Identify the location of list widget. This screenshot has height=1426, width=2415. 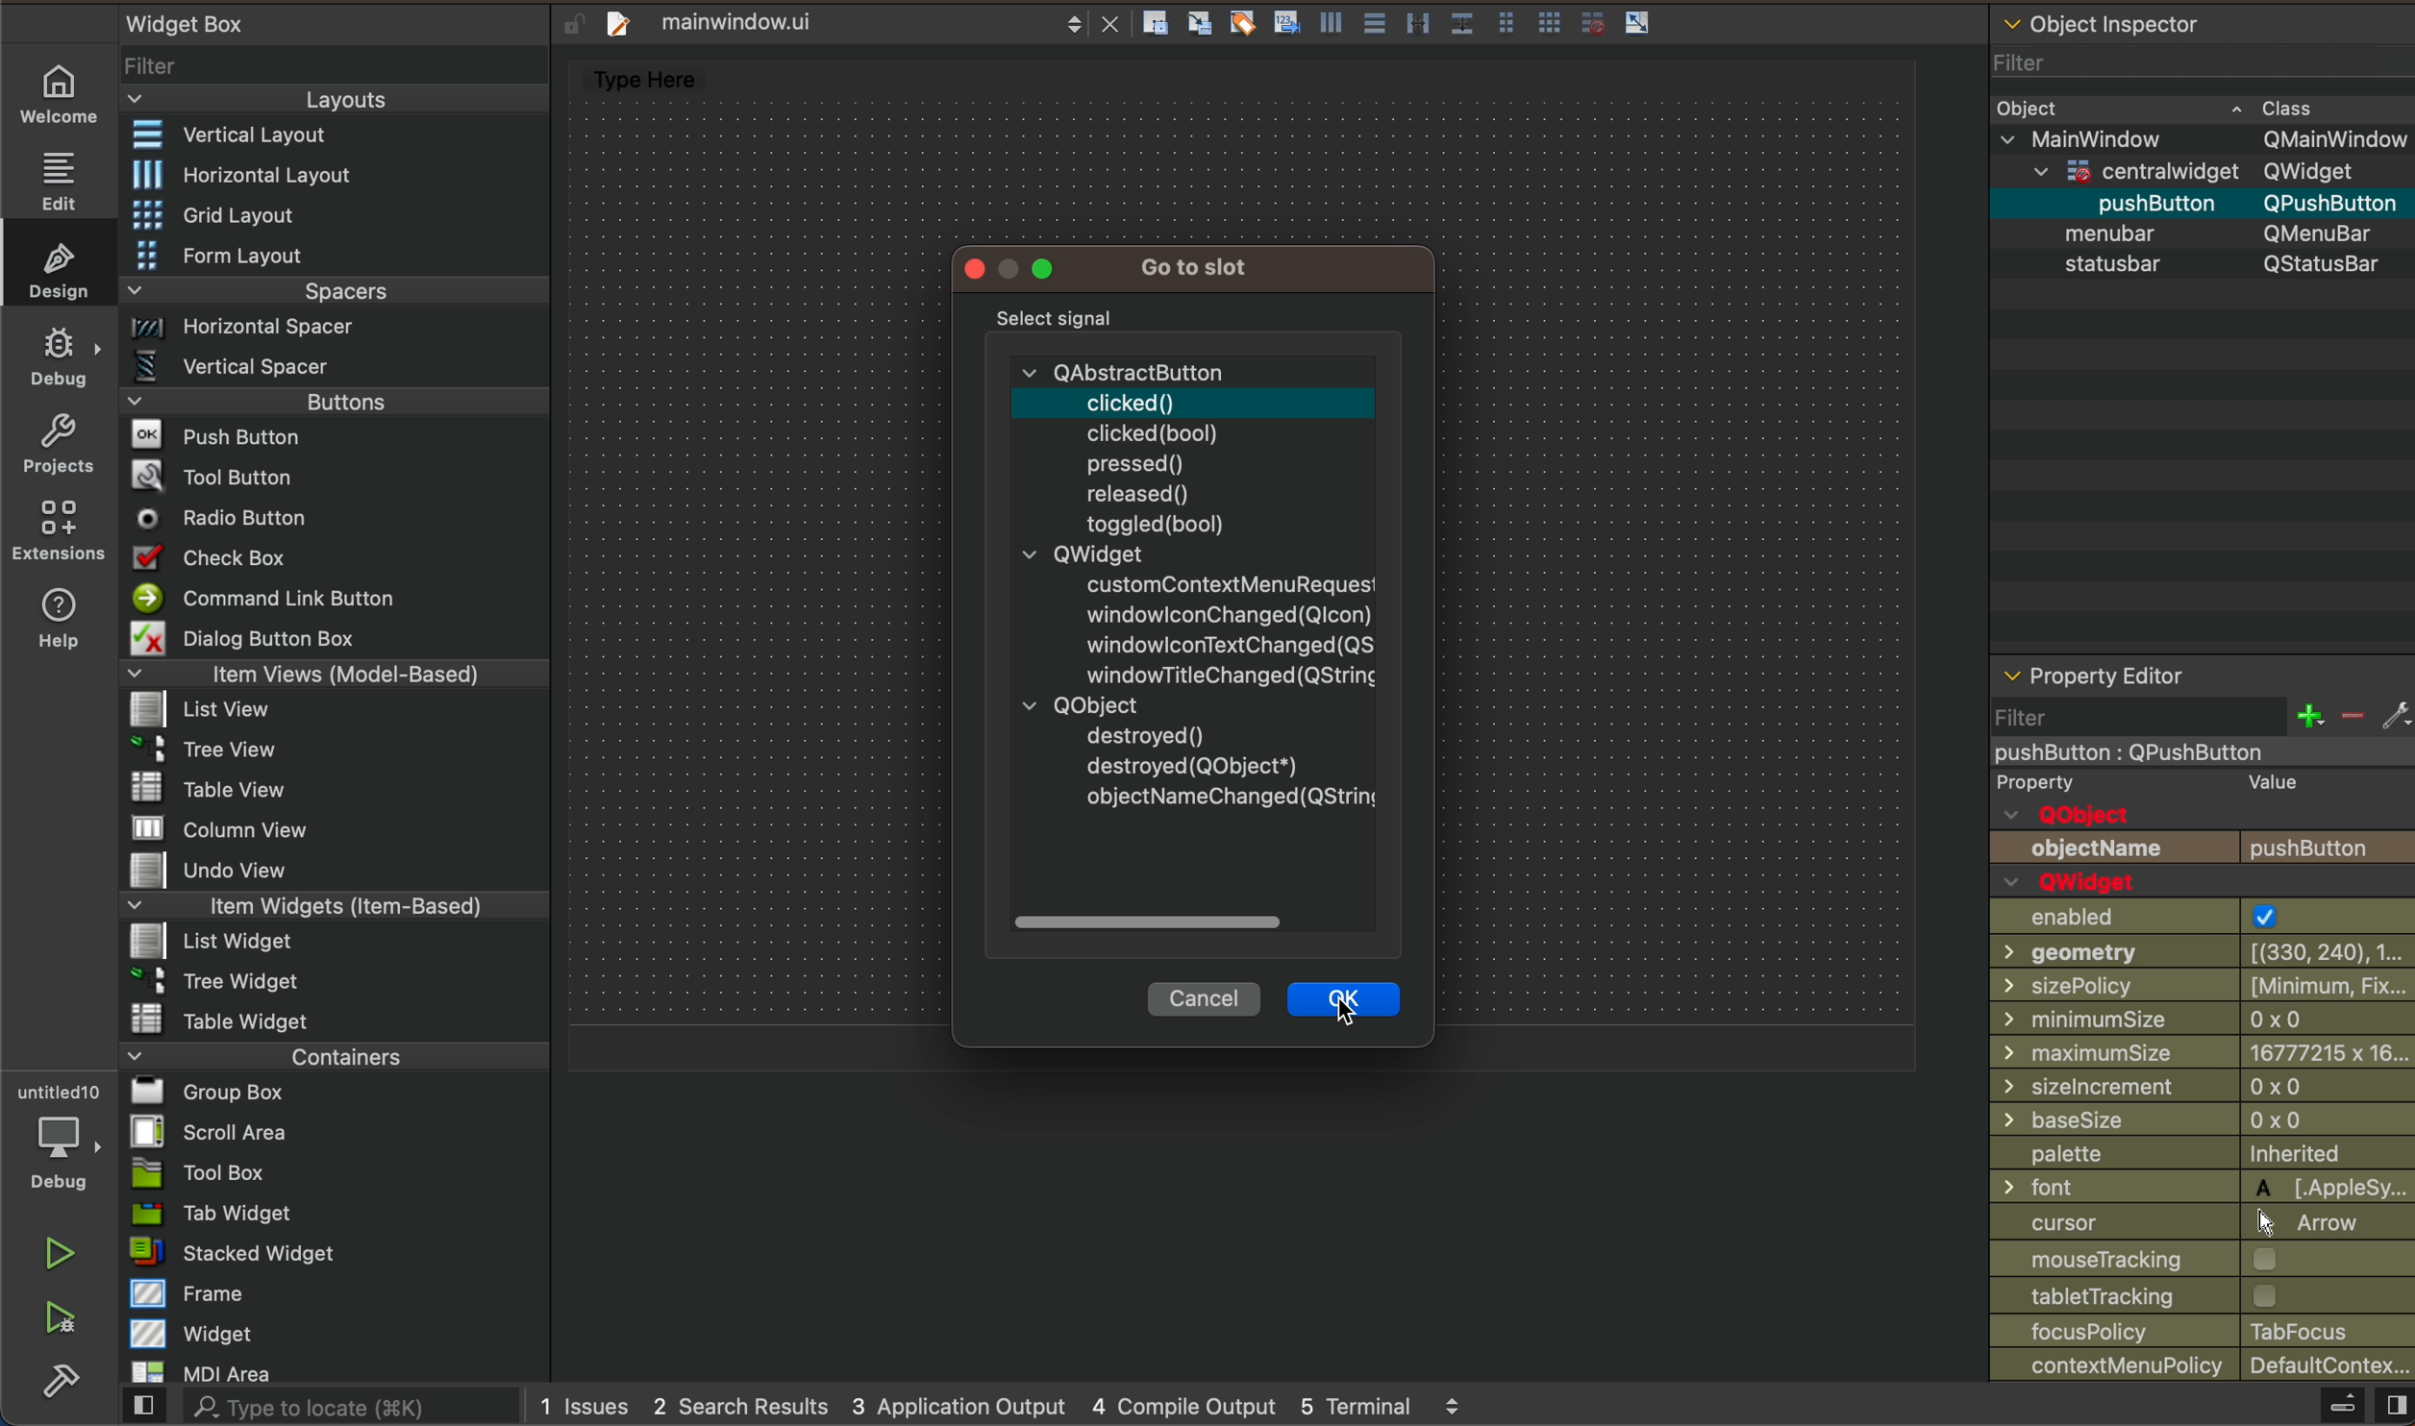
(327, 944).